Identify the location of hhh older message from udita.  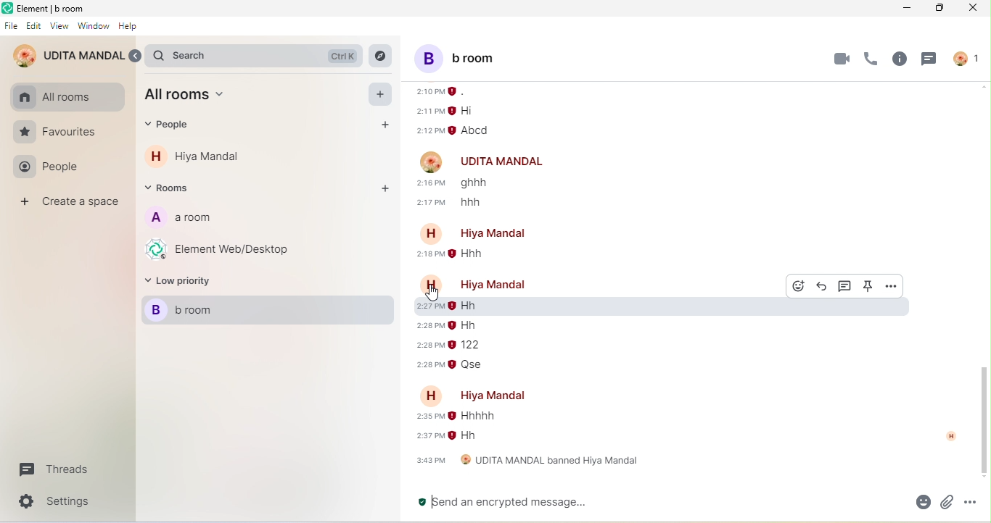
(479, 204).